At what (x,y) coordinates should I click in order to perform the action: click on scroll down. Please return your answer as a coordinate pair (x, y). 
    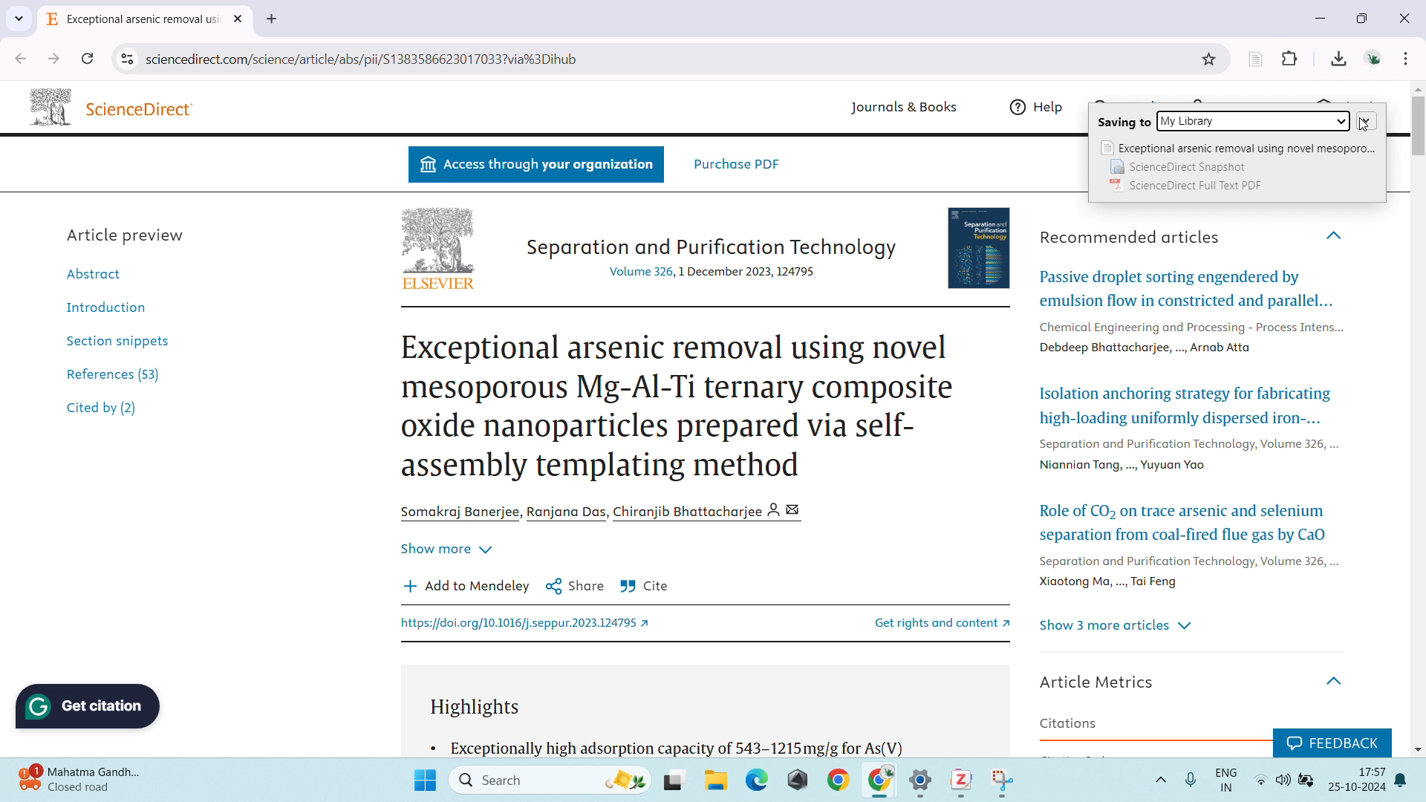
    Looking at the image, I should click on (1417, 748).